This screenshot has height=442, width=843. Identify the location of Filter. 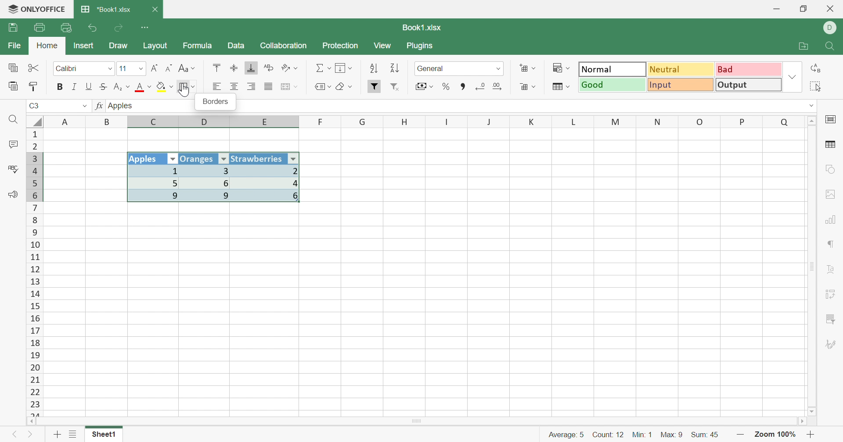
(375, 86).